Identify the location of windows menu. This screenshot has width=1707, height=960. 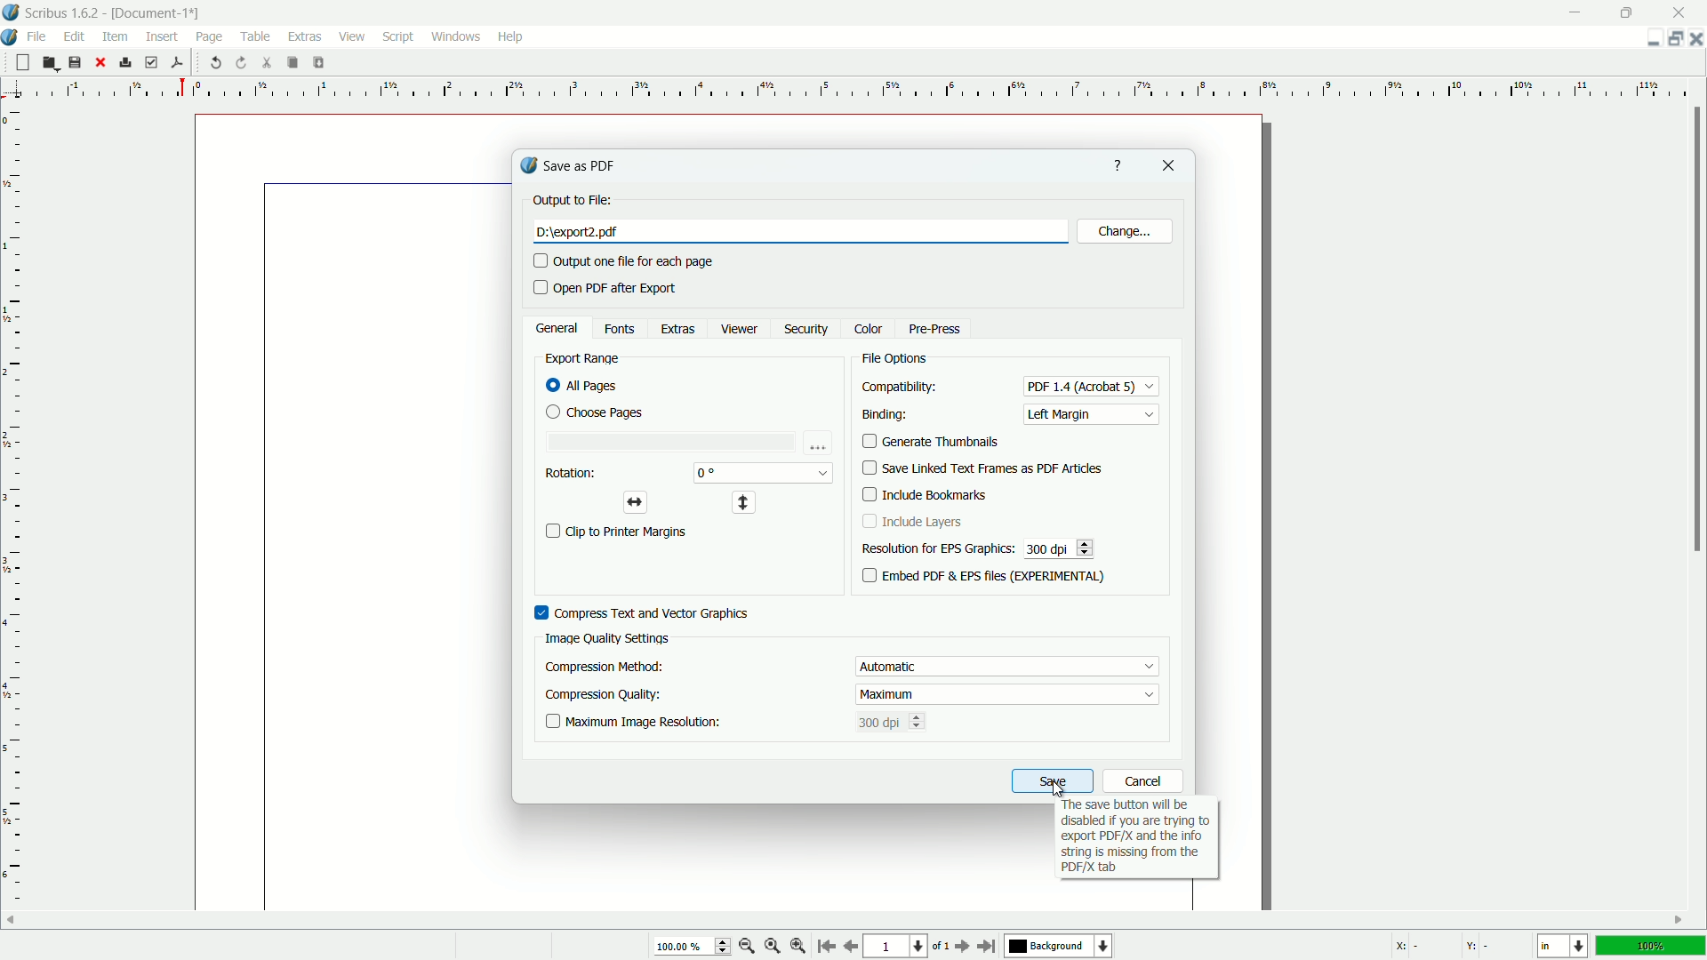
(454, 37).